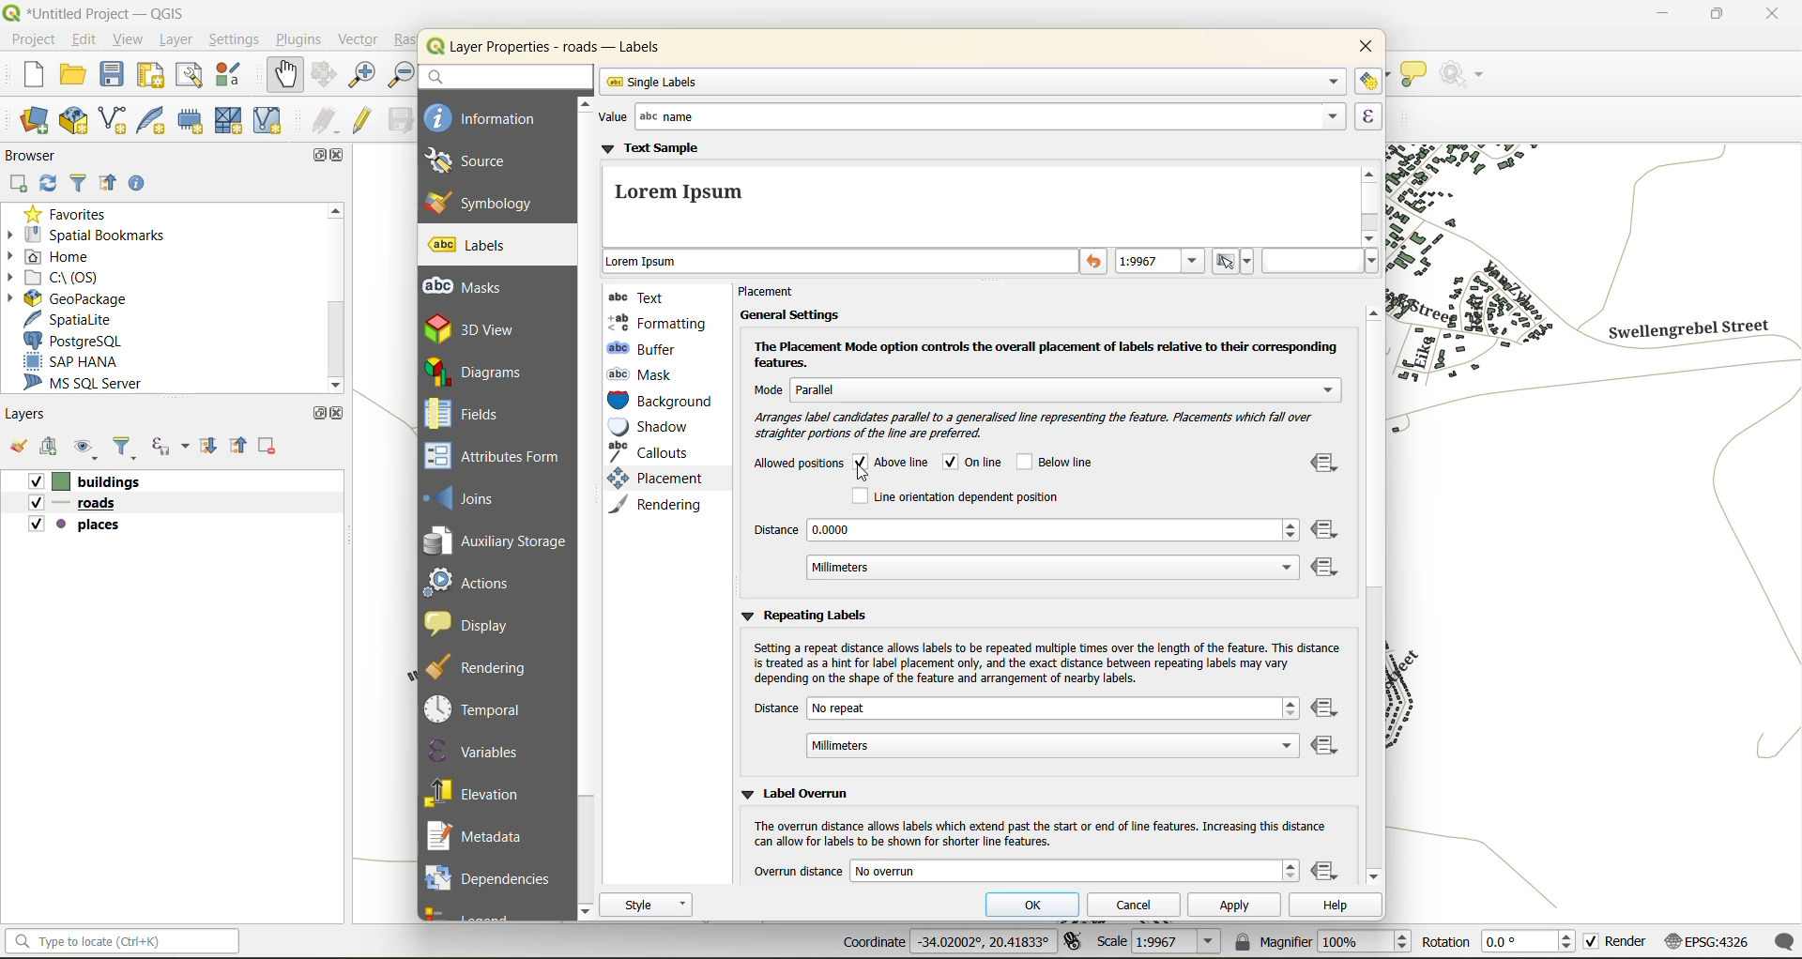 This screenshot has width=1802, height=959. Describe the element at coordinates (972, 82) in the screenshot. I see `single labels` at that location.